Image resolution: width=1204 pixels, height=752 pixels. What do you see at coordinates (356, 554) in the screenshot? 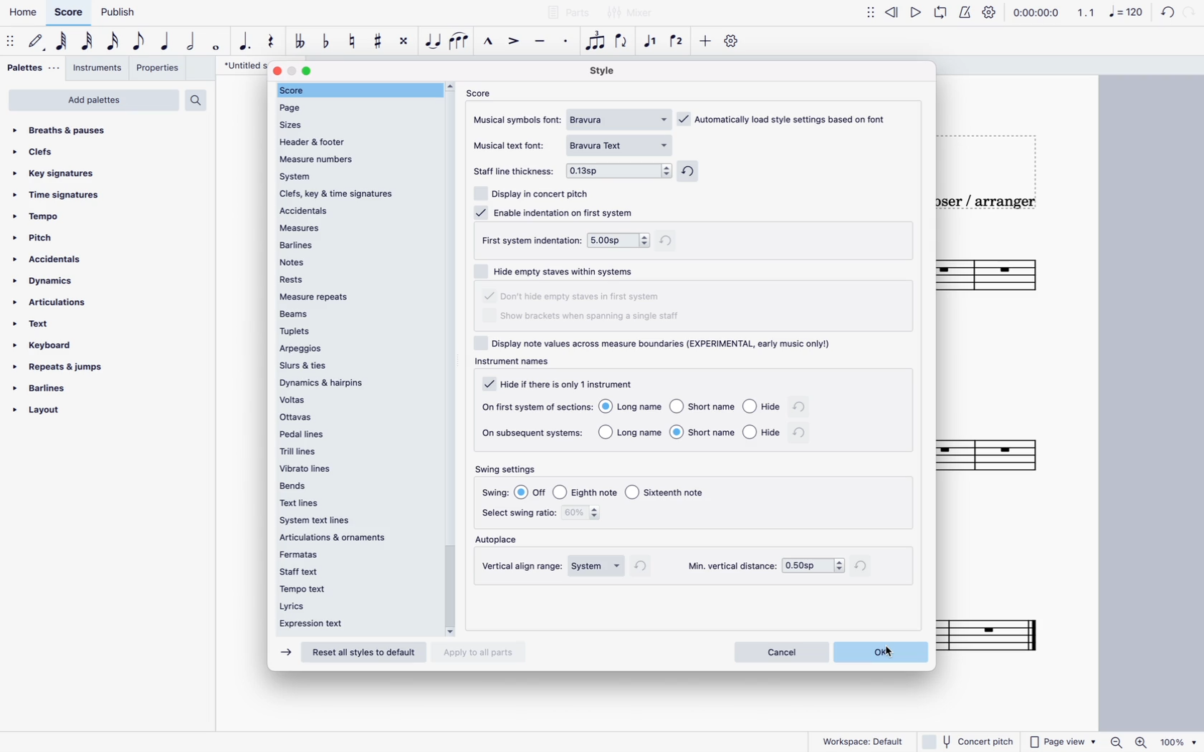
I see `fermatas` at bounding box center [356, 554].